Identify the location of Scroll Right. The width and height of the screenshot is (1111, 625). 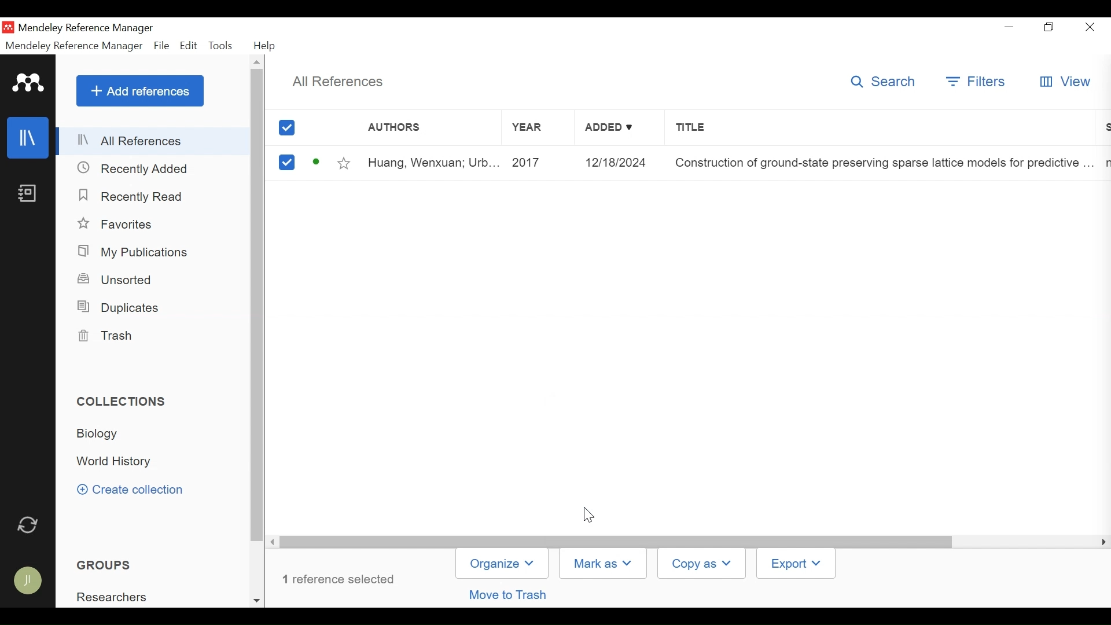
(270, 541).